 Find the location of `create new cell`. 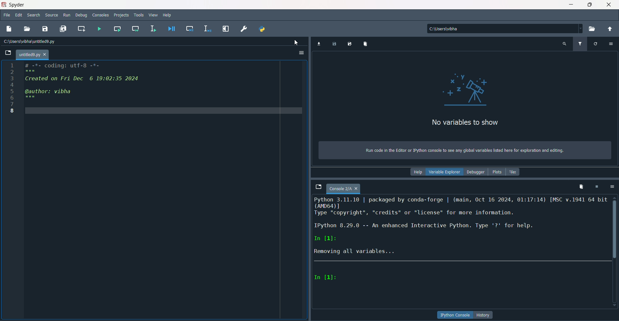

create new cell is located at coordinates (82, 28).